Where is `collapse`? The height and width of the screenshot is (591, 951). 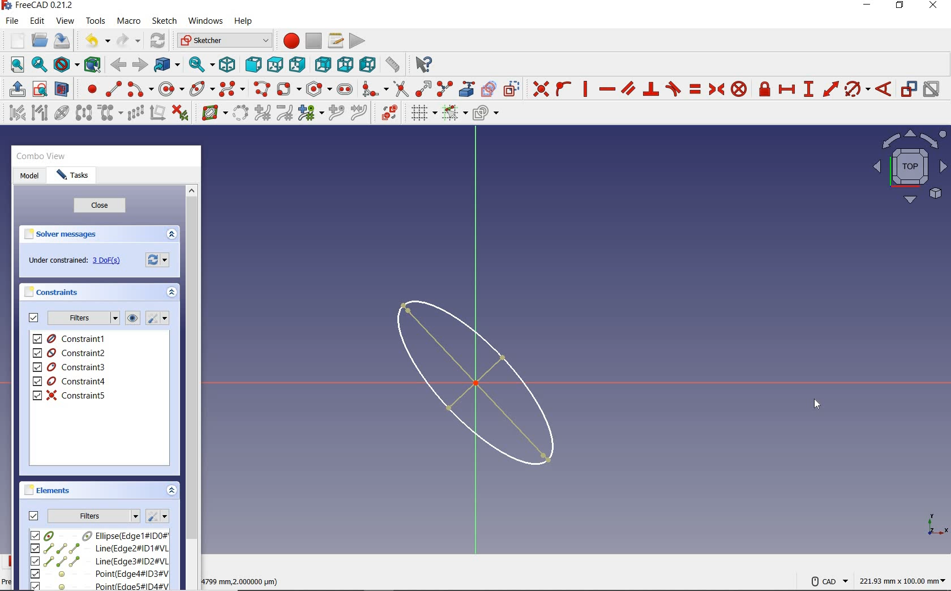
collapse is located at coordinates (172, 491).